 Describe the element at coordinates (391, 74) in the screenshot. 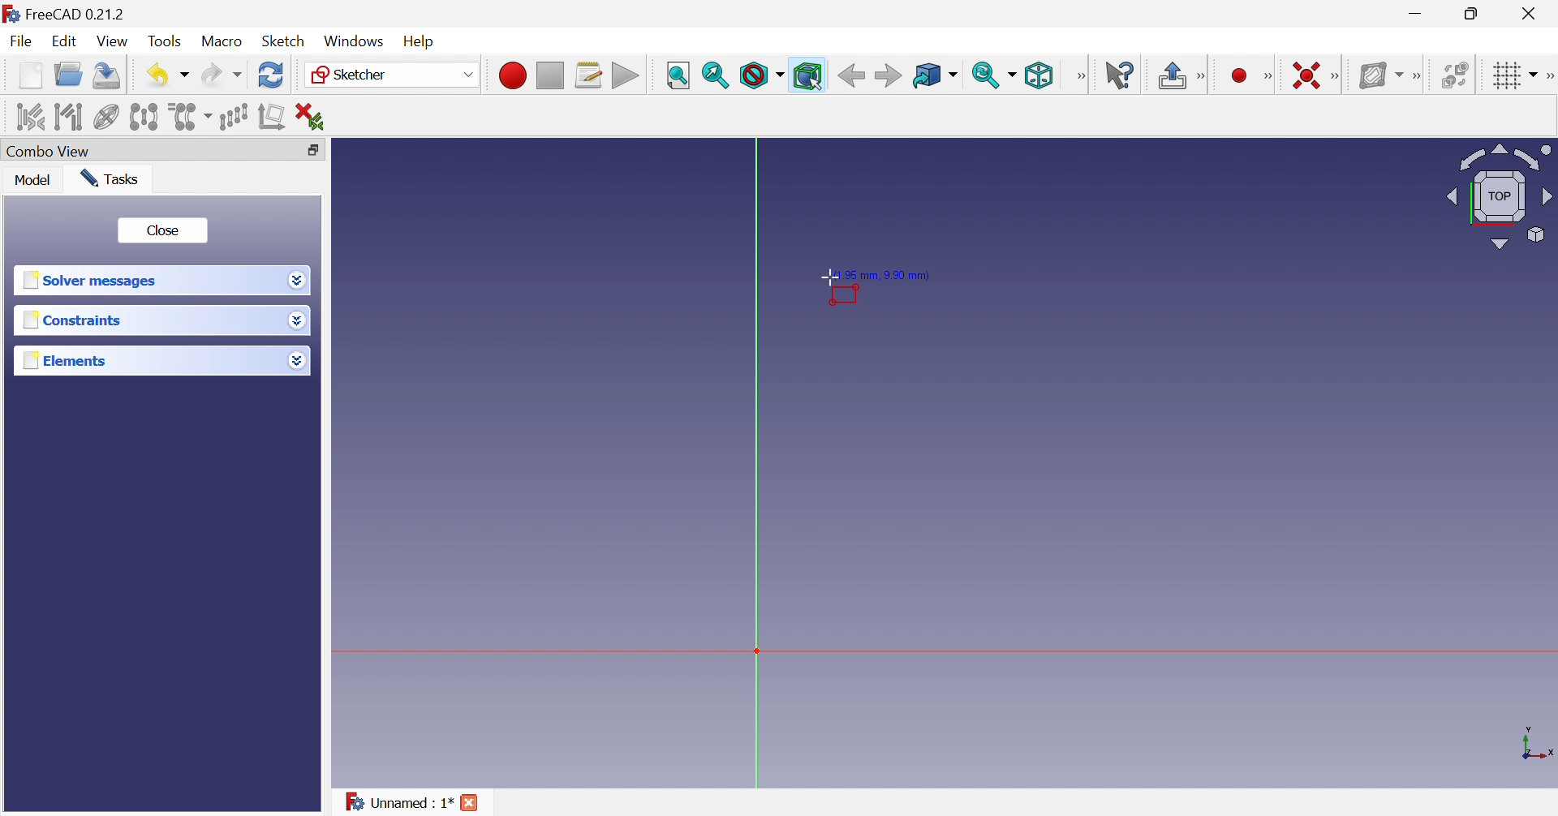

I see `Sketcher` at that location.